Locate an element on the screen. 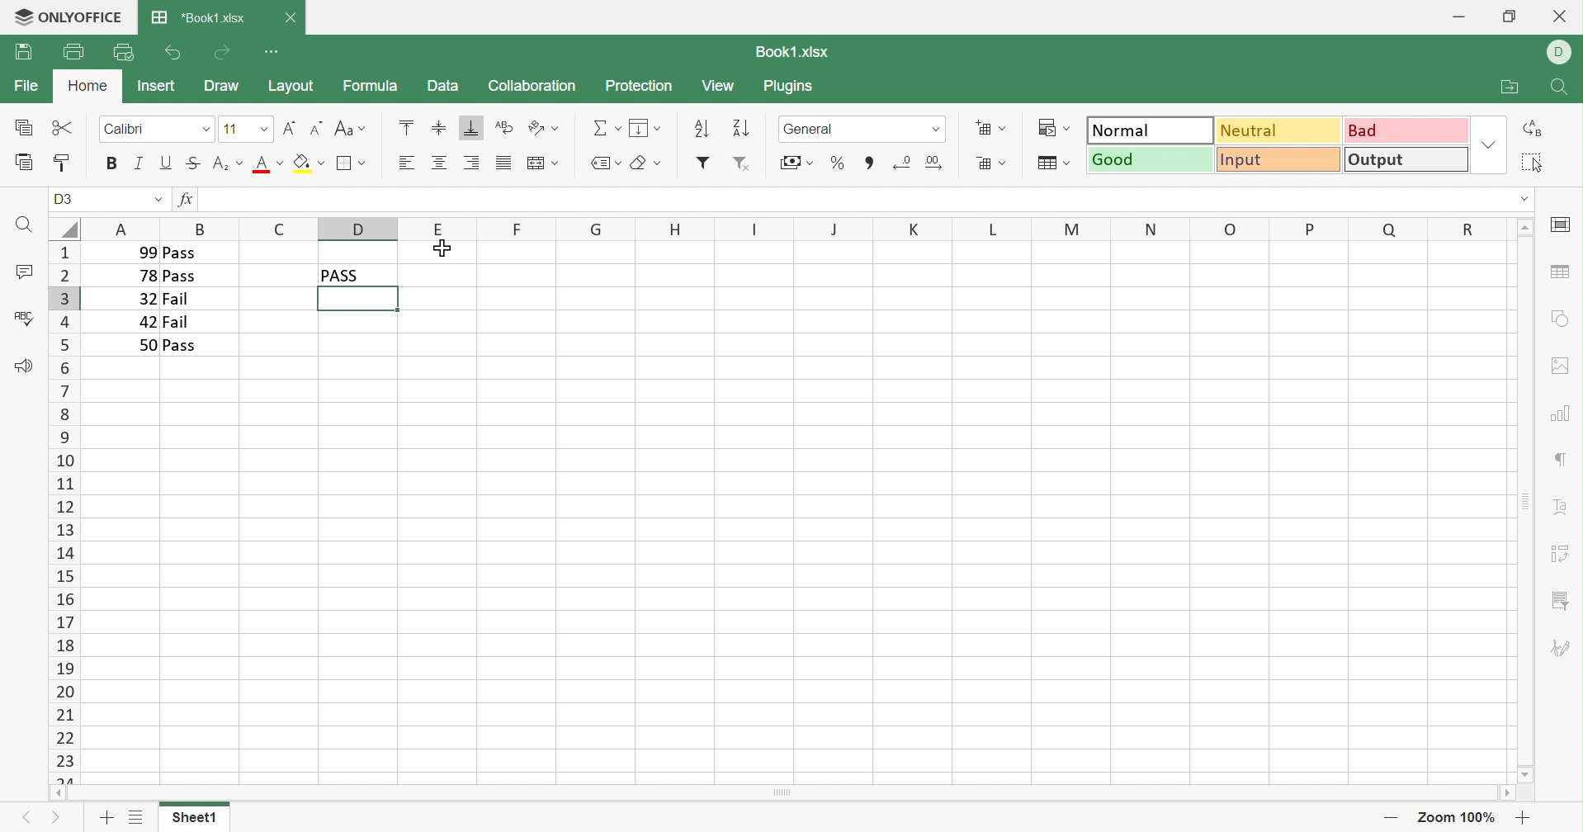  Find is located at coordinates (21, 225).